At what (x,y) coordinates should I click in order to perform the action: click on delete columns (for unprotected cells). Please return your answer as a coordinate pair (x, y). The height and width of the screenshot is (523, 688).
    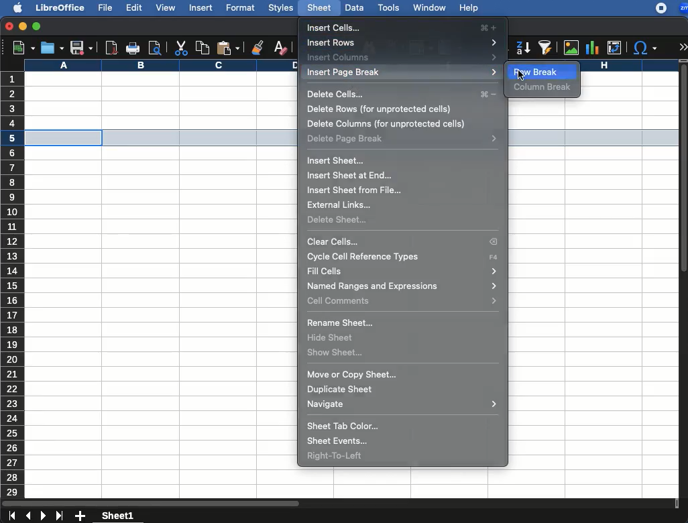
    Looking at the image, I should click on (386, 125).